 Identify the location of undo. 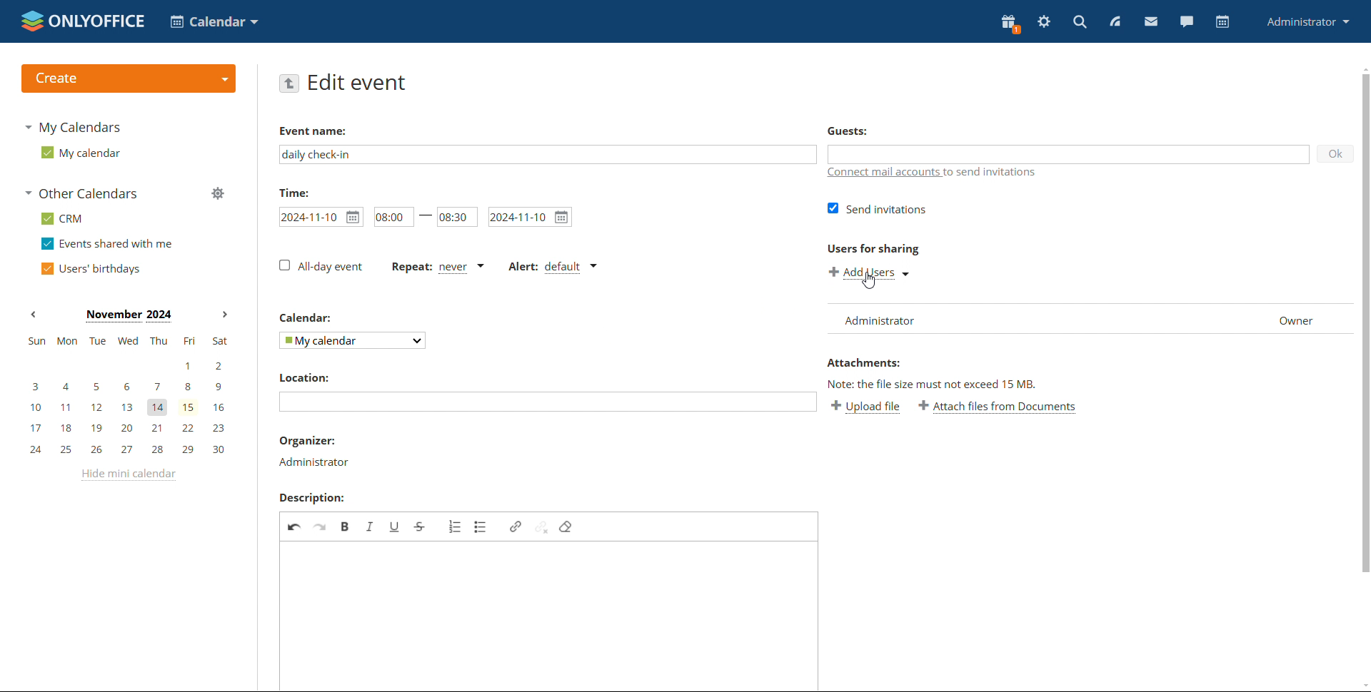
(295, 525).